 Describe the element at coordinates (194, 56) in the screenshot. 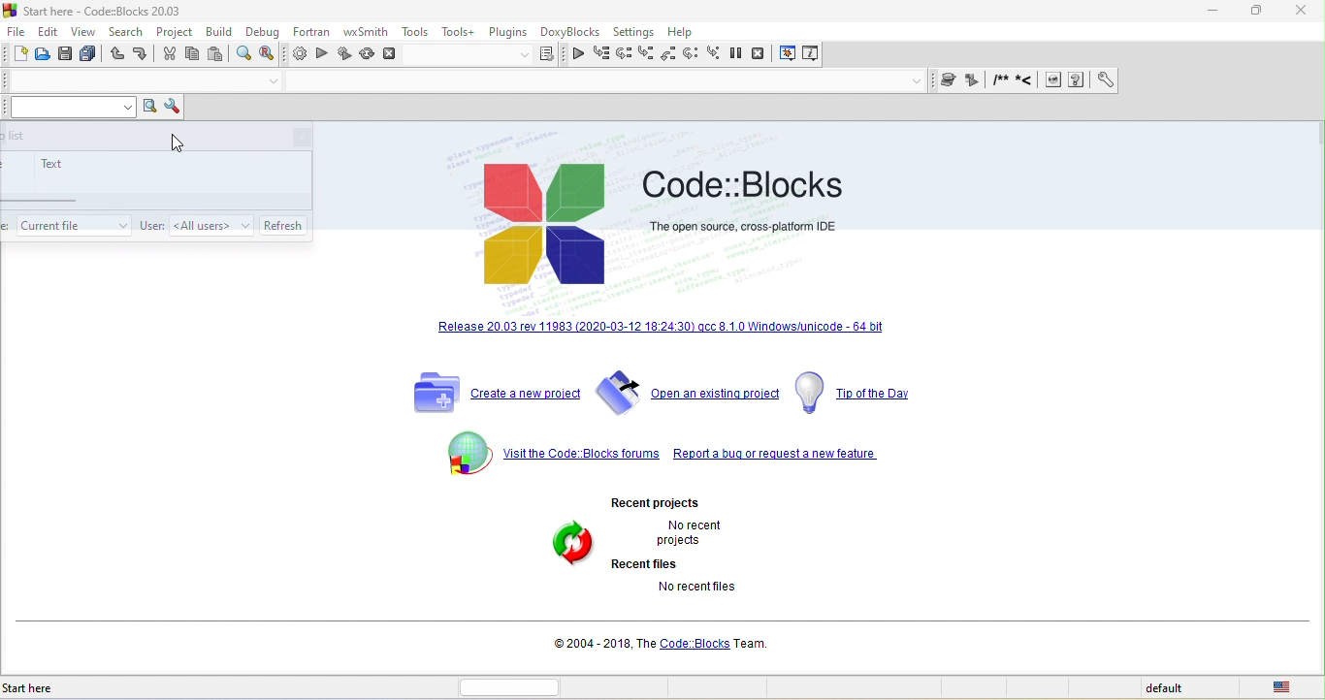

I see `copy` at that location.